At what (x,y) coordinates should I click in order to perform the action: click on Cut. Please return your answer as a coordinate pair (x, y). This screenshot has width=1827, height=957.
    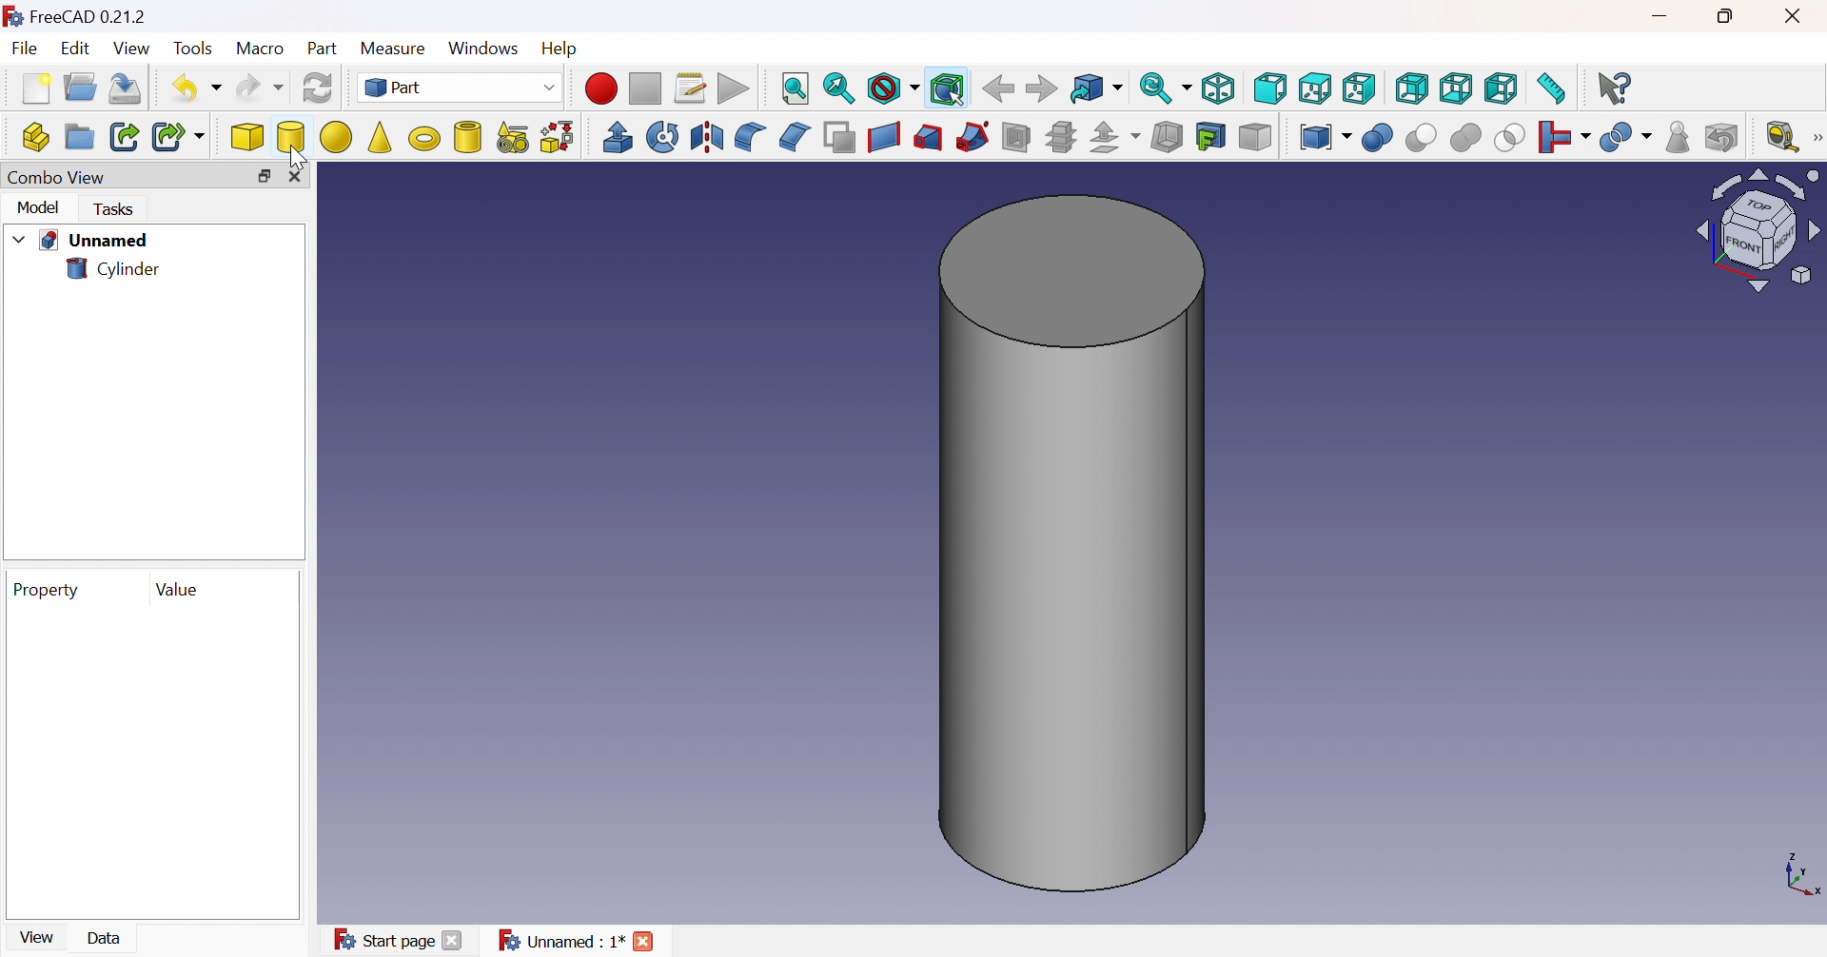
    Looking at the image, I should click on (1421, 139).